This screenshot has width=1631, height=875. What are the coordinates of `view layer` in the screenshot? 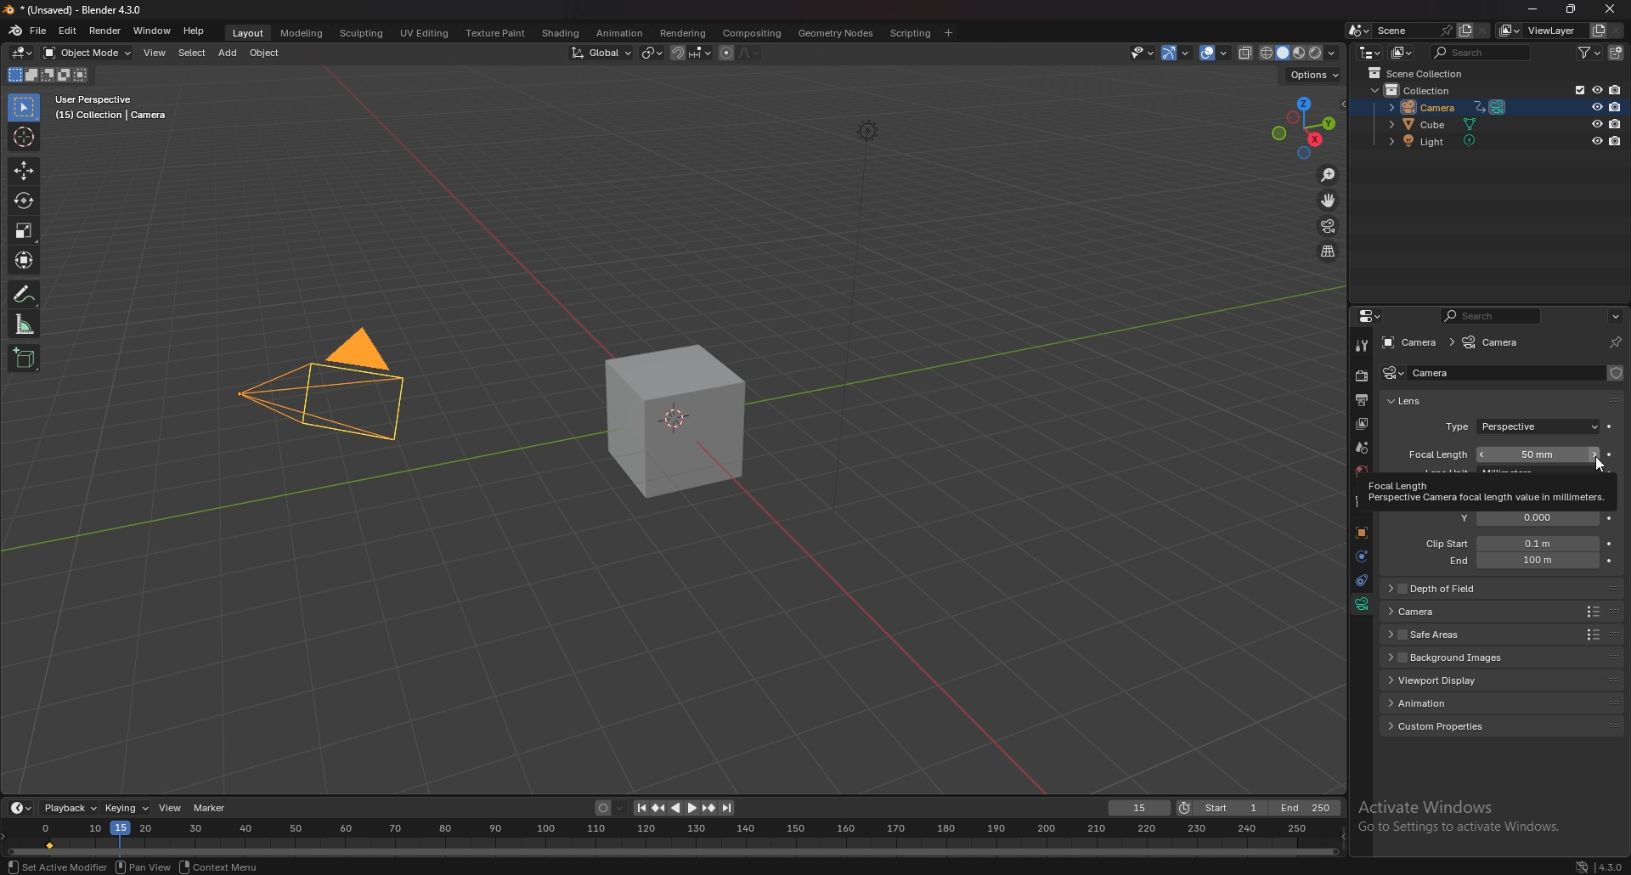 It's located at (1543, 31).